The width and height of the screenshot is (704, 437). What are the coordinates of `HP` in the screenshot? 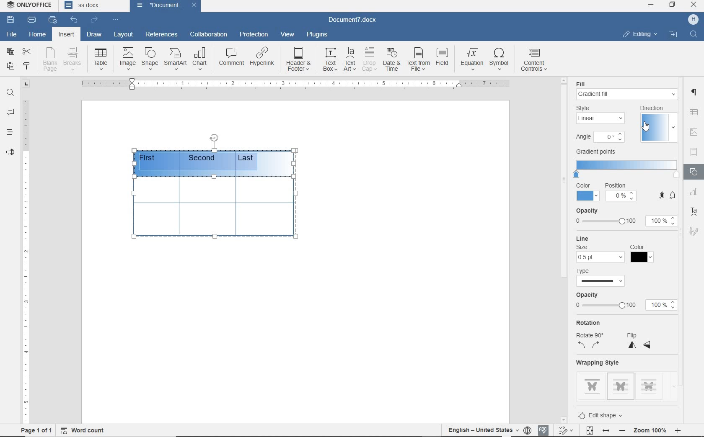 It's located at (692, 19).